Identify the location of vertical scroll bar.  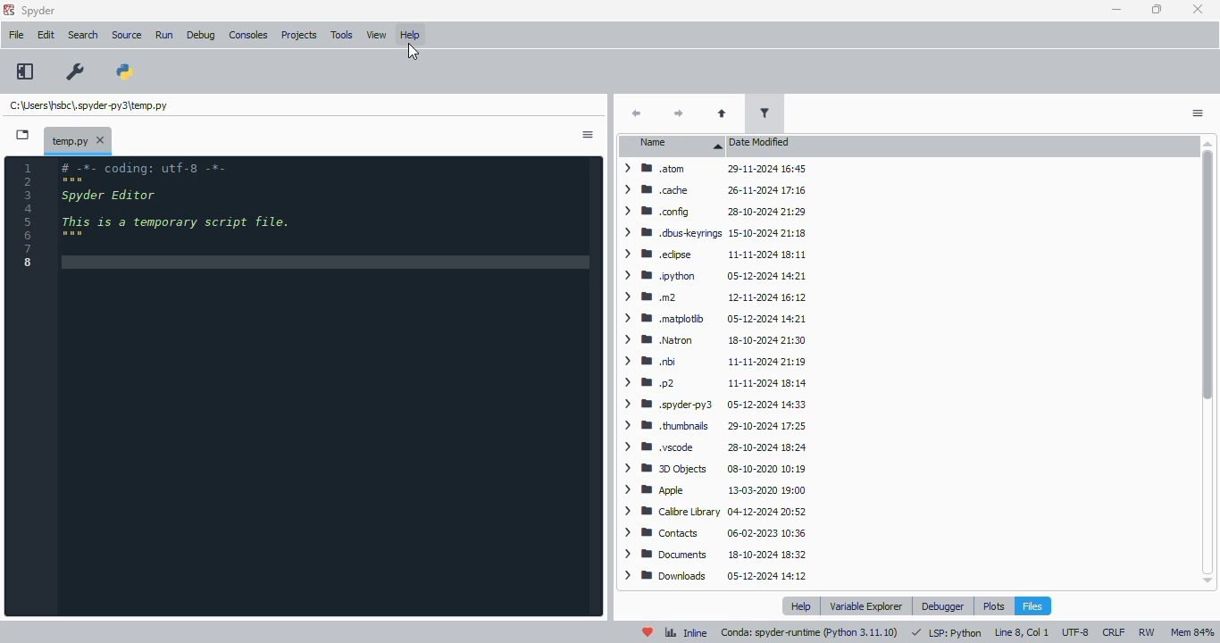
(1205, 365).